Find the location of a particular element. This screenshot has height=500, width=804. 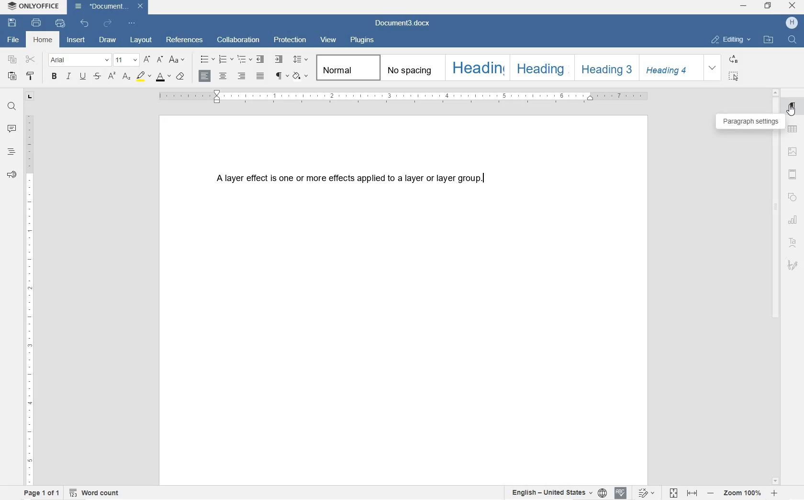

NO SPACING is located at coordinates (411, 68).